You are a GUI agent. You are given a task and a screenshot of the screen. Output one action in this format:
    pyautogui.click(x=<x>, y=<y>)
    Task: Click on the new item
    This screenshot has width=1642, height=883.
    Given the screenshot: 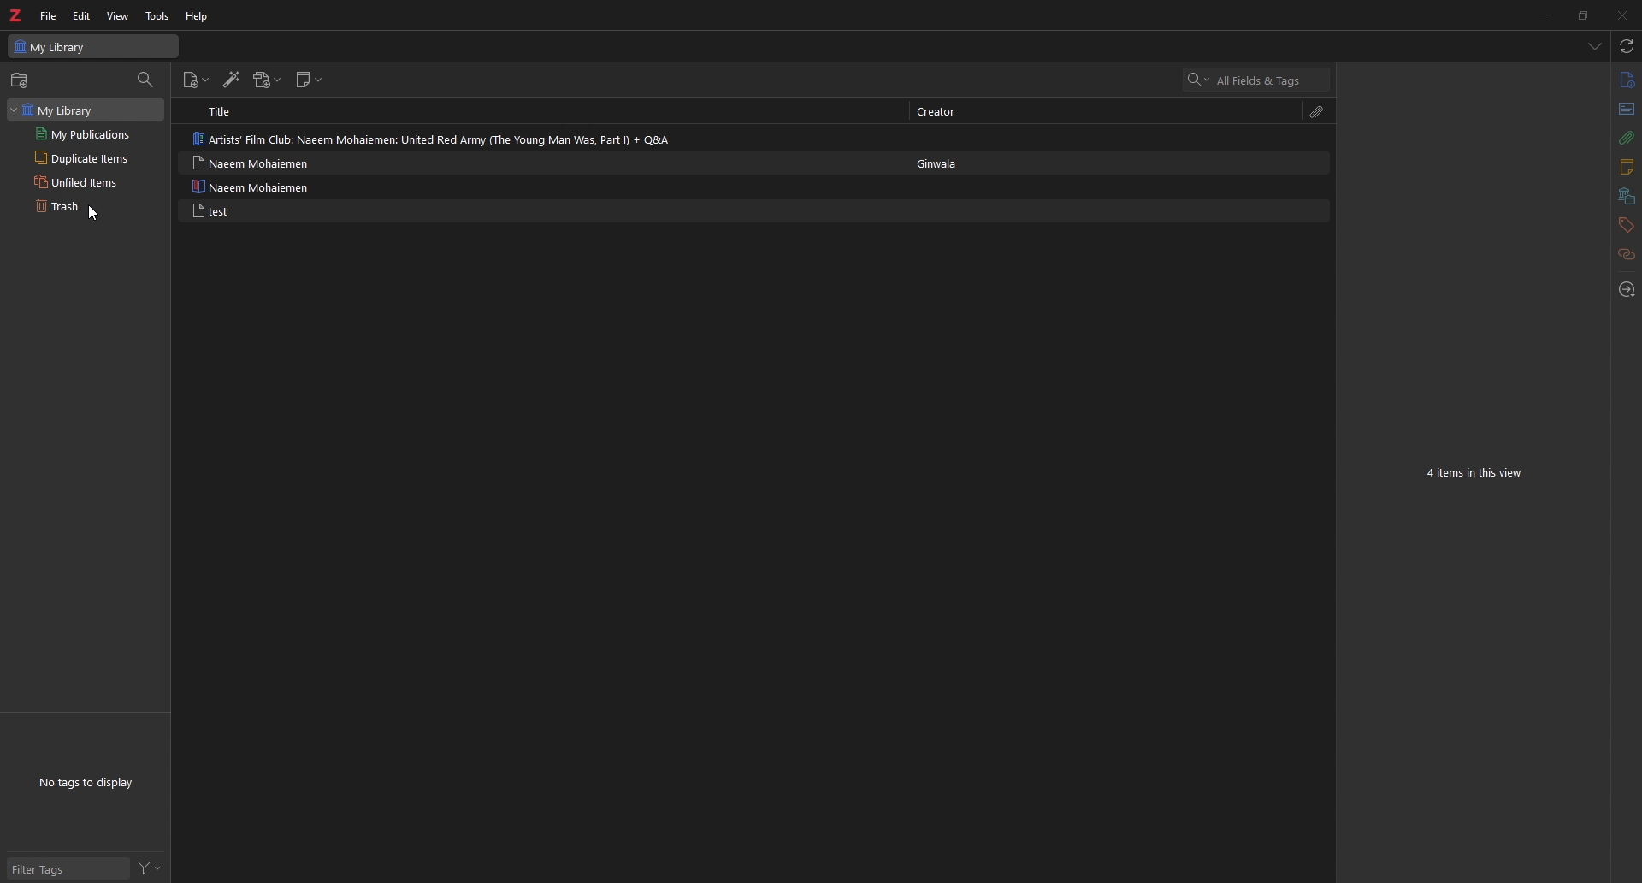 What is the action you would take?
    pyautogui.click(x=197, y=80)
    